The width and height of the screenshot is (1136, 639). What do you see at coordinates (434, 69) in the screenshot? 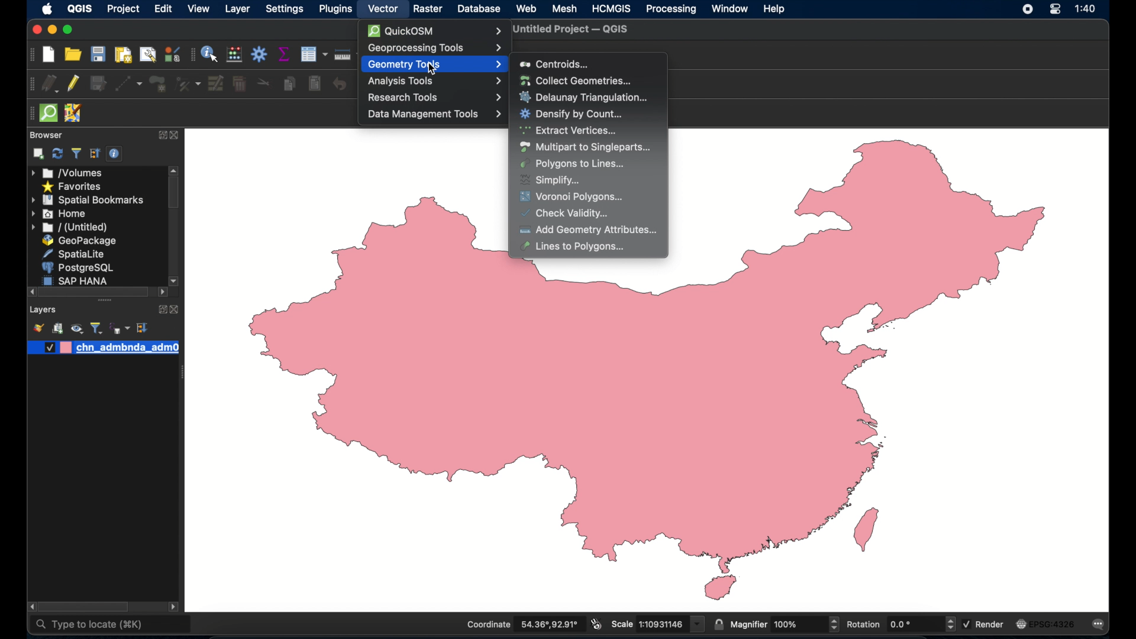
I see `cursor` at bounding box center [434, 69].